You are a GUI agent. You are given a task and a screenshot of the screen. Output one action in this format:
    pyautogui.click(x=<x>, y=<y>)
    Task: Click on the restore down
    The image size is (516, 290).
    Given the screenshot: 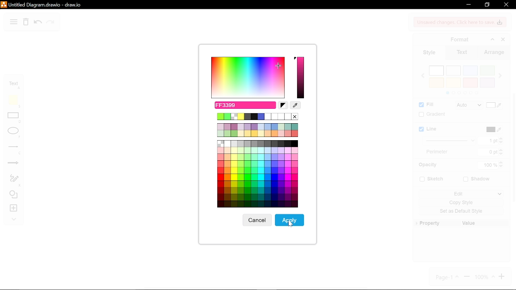 What is the action you would take?
    pyautogui.click(x=488, y=5)
    